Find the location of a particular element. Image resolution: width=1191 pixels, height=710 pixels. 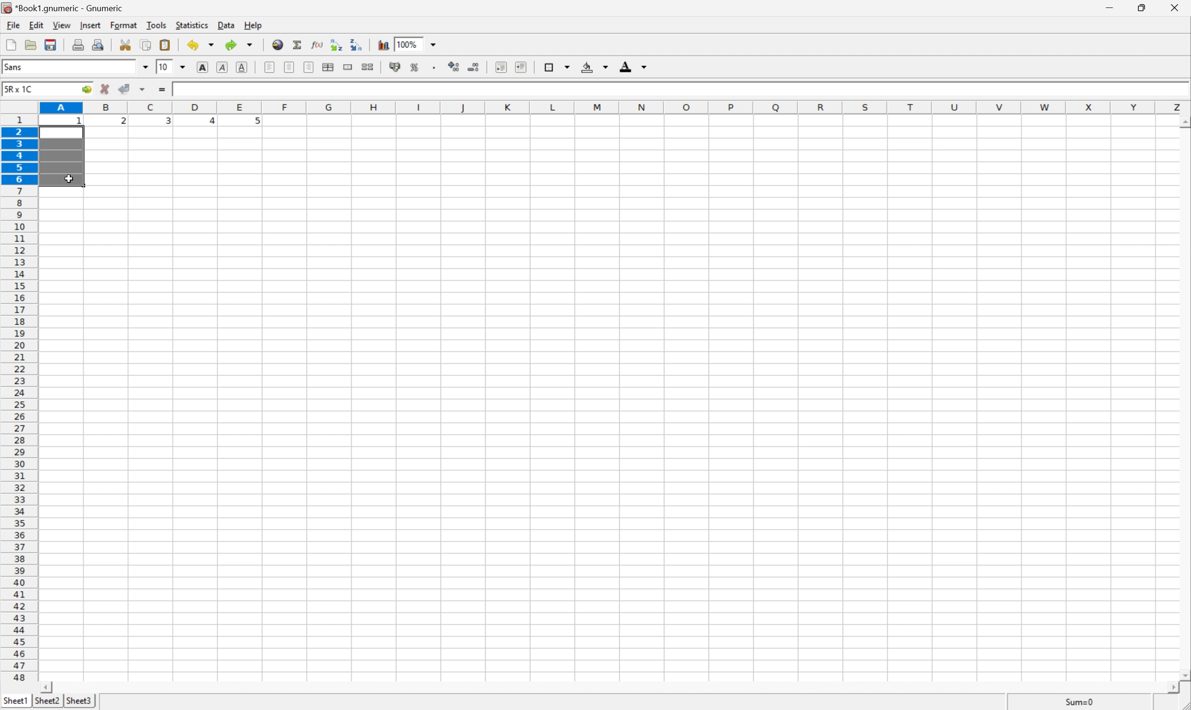

center horizontally is located at coordinates (290, 66).